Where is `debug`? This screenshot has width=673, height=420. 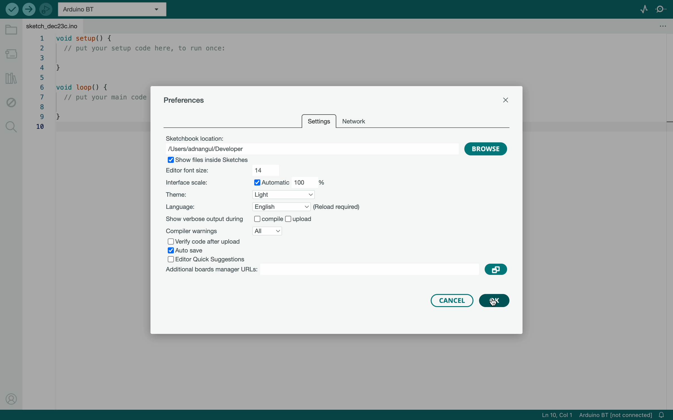
debug is located at coordinates (11, 103).